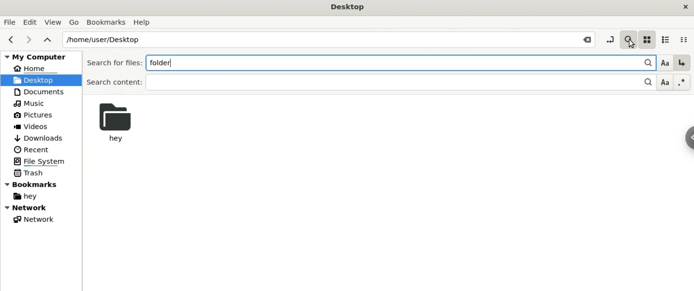 This screenshot has width=694, height=291. I want to click on Documents, so click(40, 91).